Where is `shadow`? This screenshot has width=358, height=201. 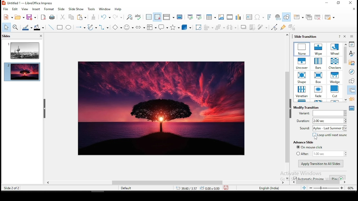 shadow is located at coordinates (244, 27).